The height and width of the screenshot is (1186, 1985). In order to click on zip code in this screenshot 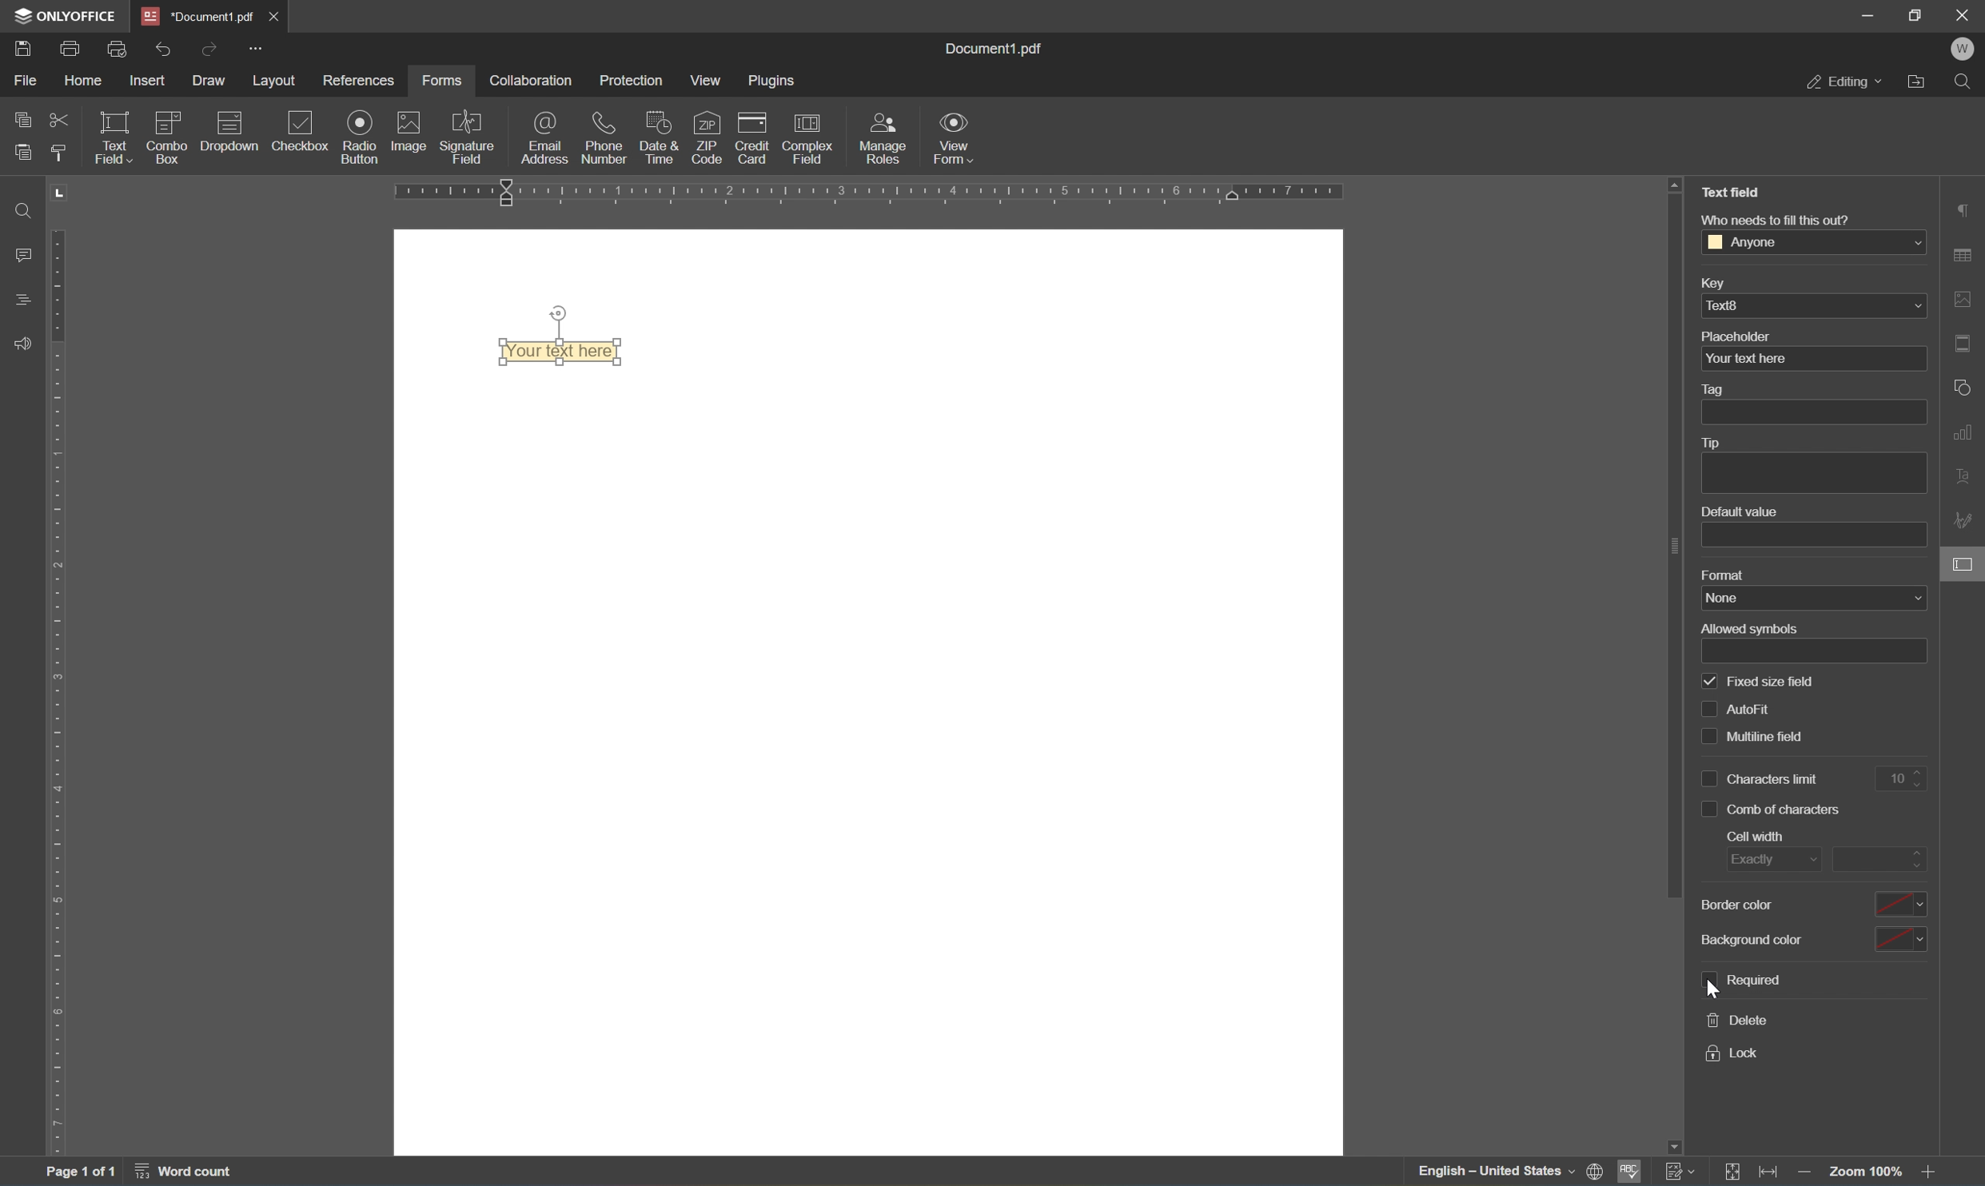, I will do `click(706, 137)`.